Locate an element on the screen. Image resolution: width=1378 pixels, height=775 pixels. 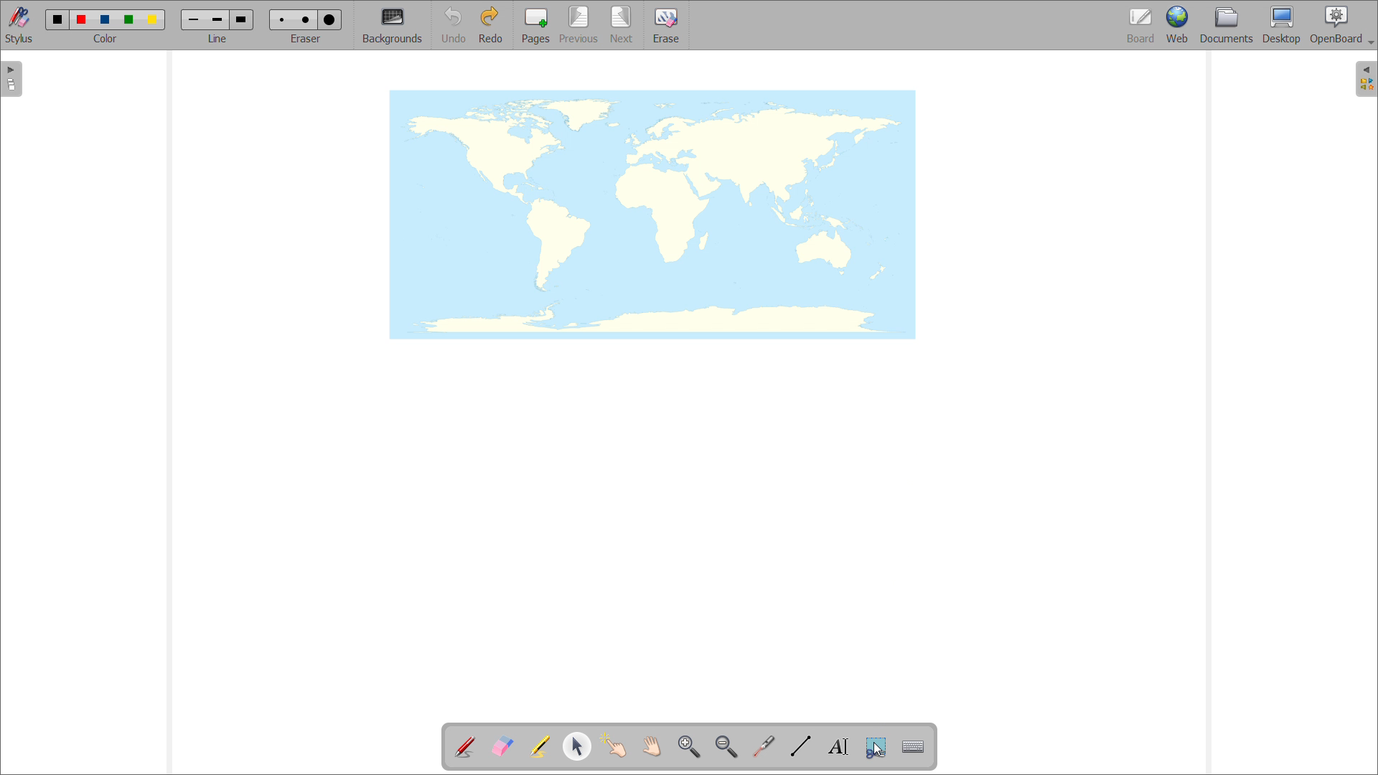
board is located at coordinates (1142, 26).